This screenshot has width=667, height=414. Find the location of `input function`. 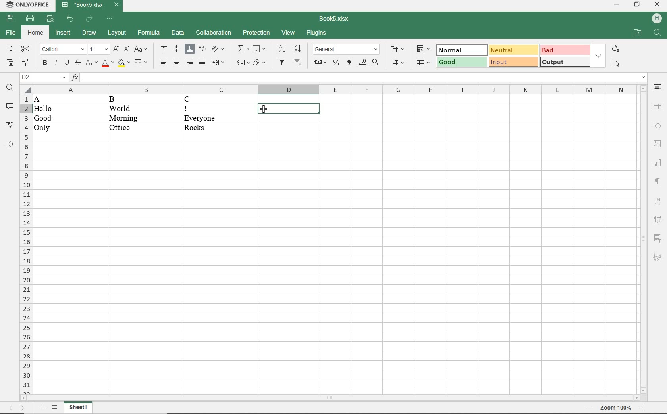

input function is located at coordinates (359, 78).